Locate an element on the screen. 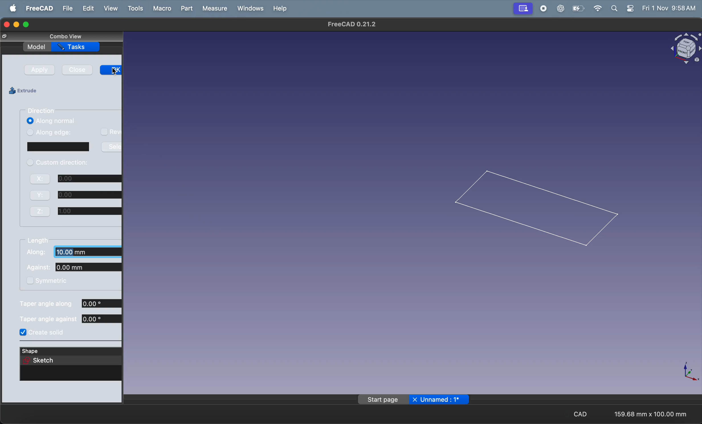 This screenshot has height=424, width=702. tapper angle agianst is located at coordinates (70, 319).